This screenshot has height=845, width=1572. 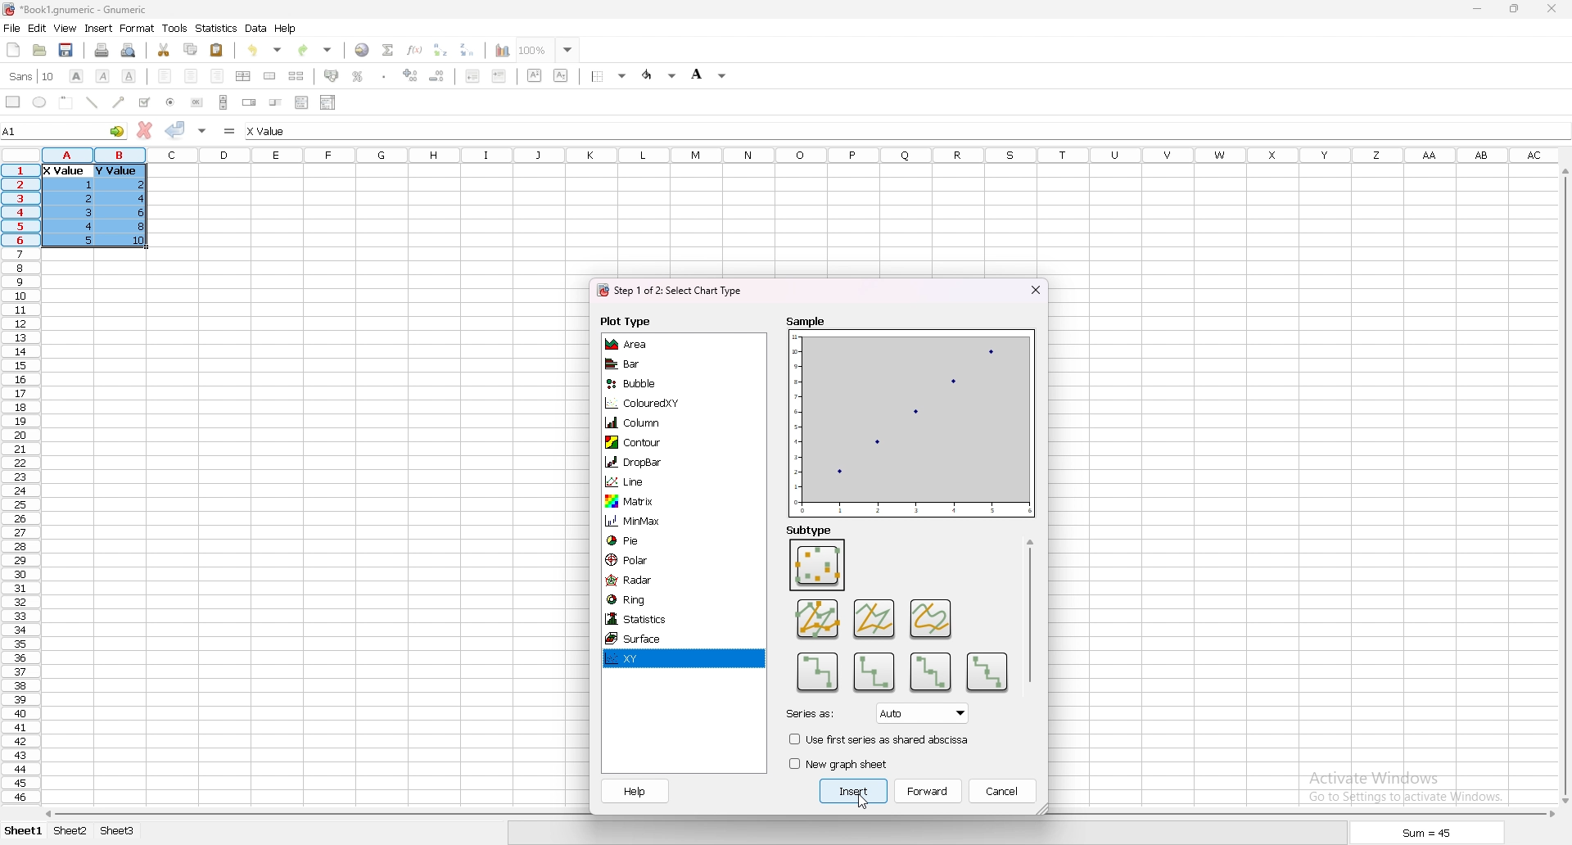 What do you see at coordinates (244, 75) in the screenshot?
I see `centre horizontally` at bounding box center [244, 75].